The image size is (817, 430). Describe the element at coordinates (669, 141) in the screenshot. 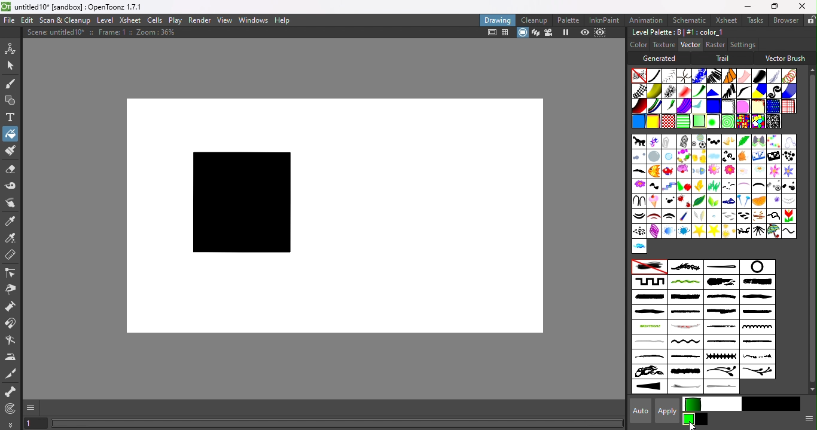

I see `atta` at that location.